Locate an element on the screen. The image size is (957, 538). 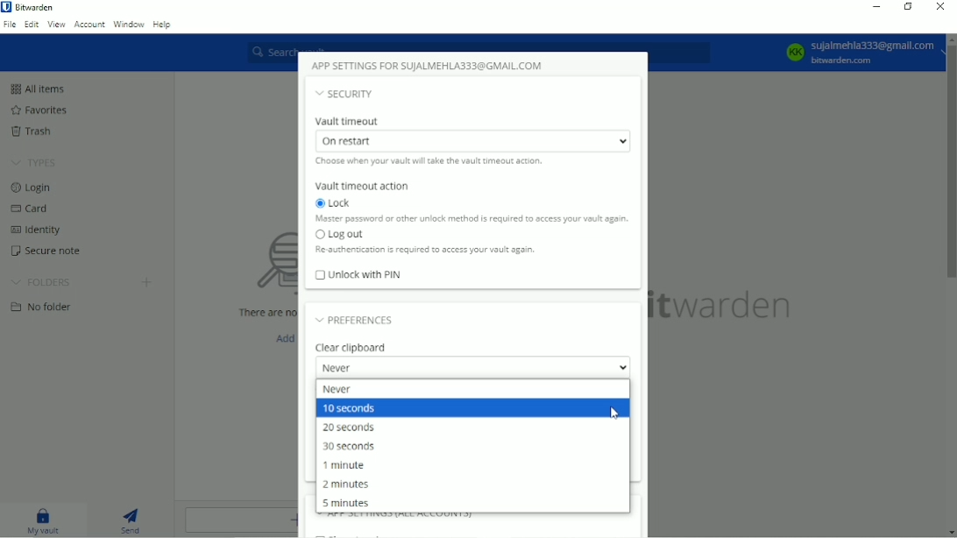
Account is located at coordinates (859, 53).